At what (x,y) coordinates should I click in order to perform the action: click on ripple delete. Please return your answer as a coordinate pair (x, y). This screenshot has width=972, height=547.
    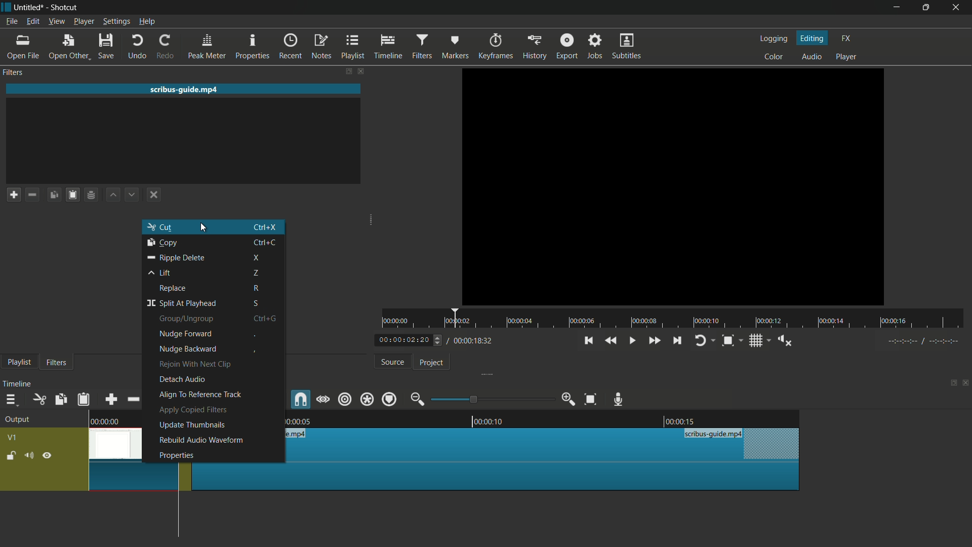
    Looking at the image, I should click on (133, 399).